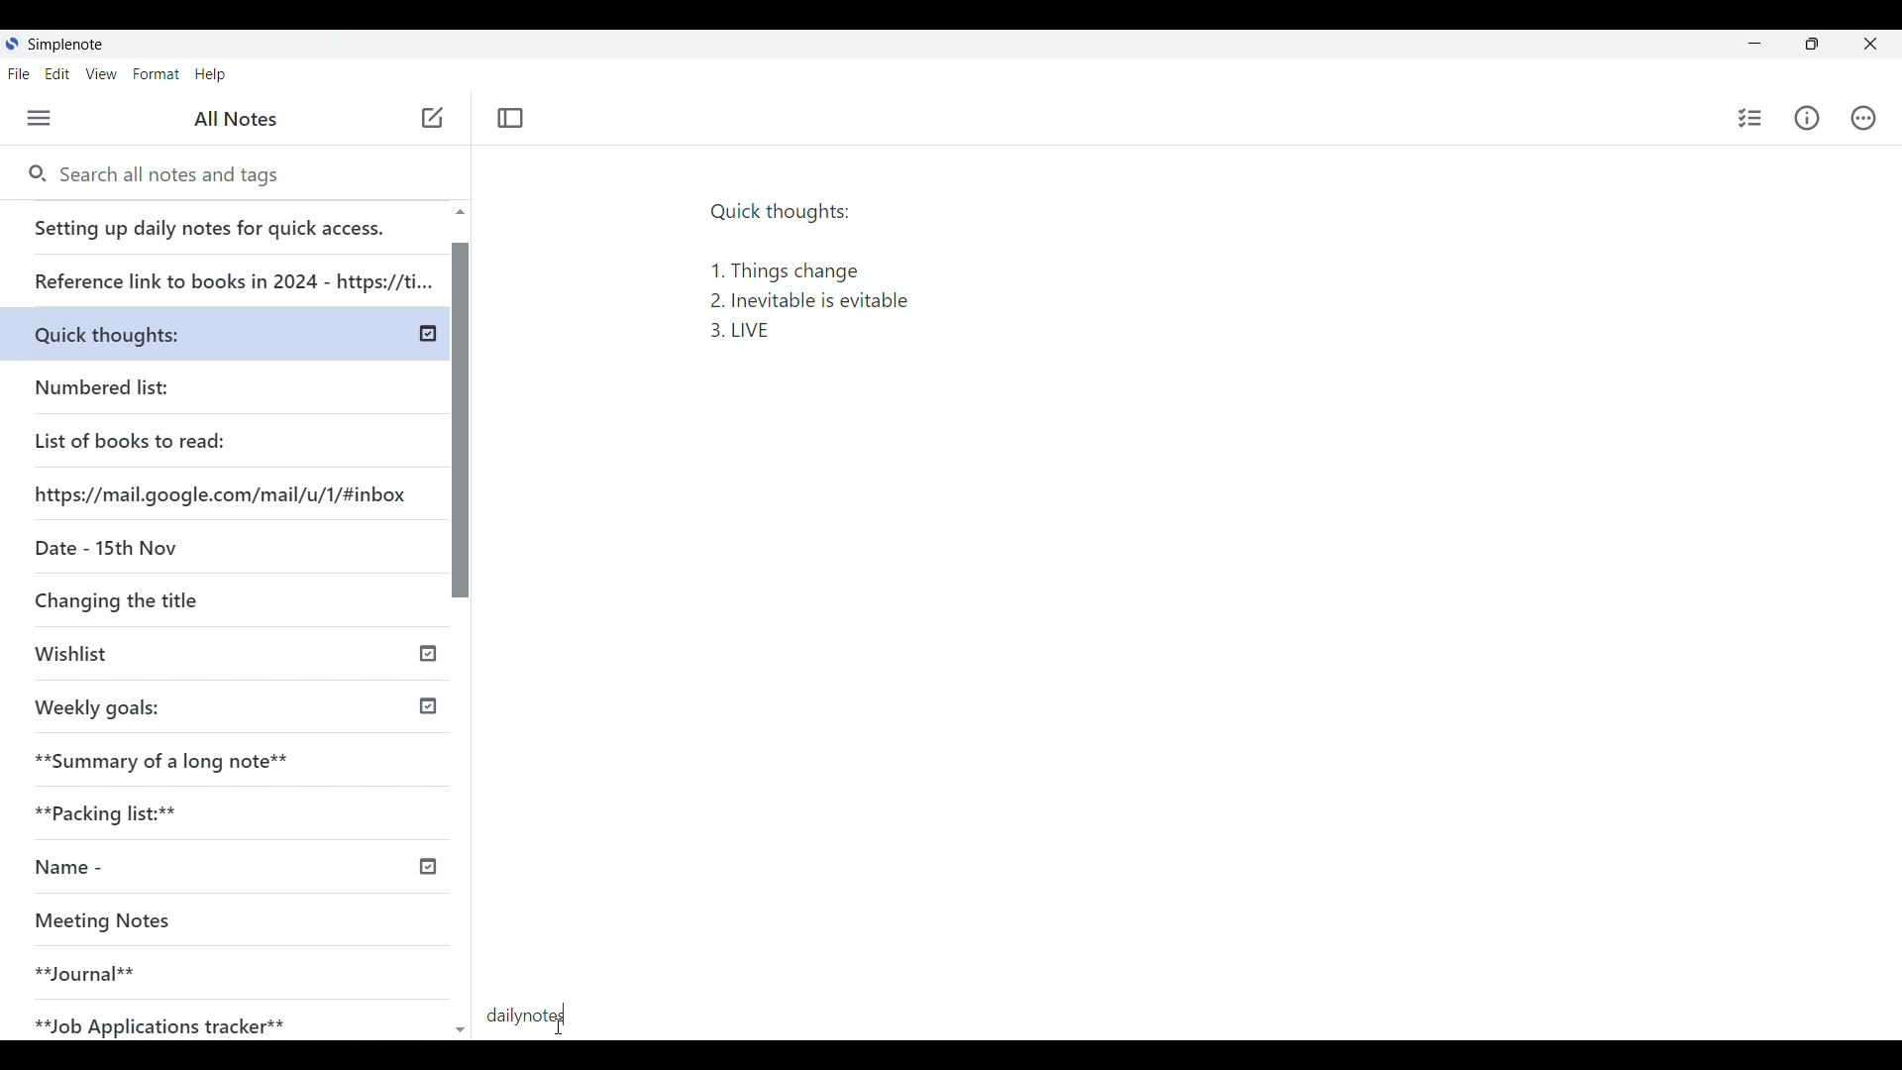 The height and width of the screenshot is (1070, 1902). What do you see at coordinates (57, 74) in the screenshot?
I see `Edit menu` at bounding box center [57, 74].